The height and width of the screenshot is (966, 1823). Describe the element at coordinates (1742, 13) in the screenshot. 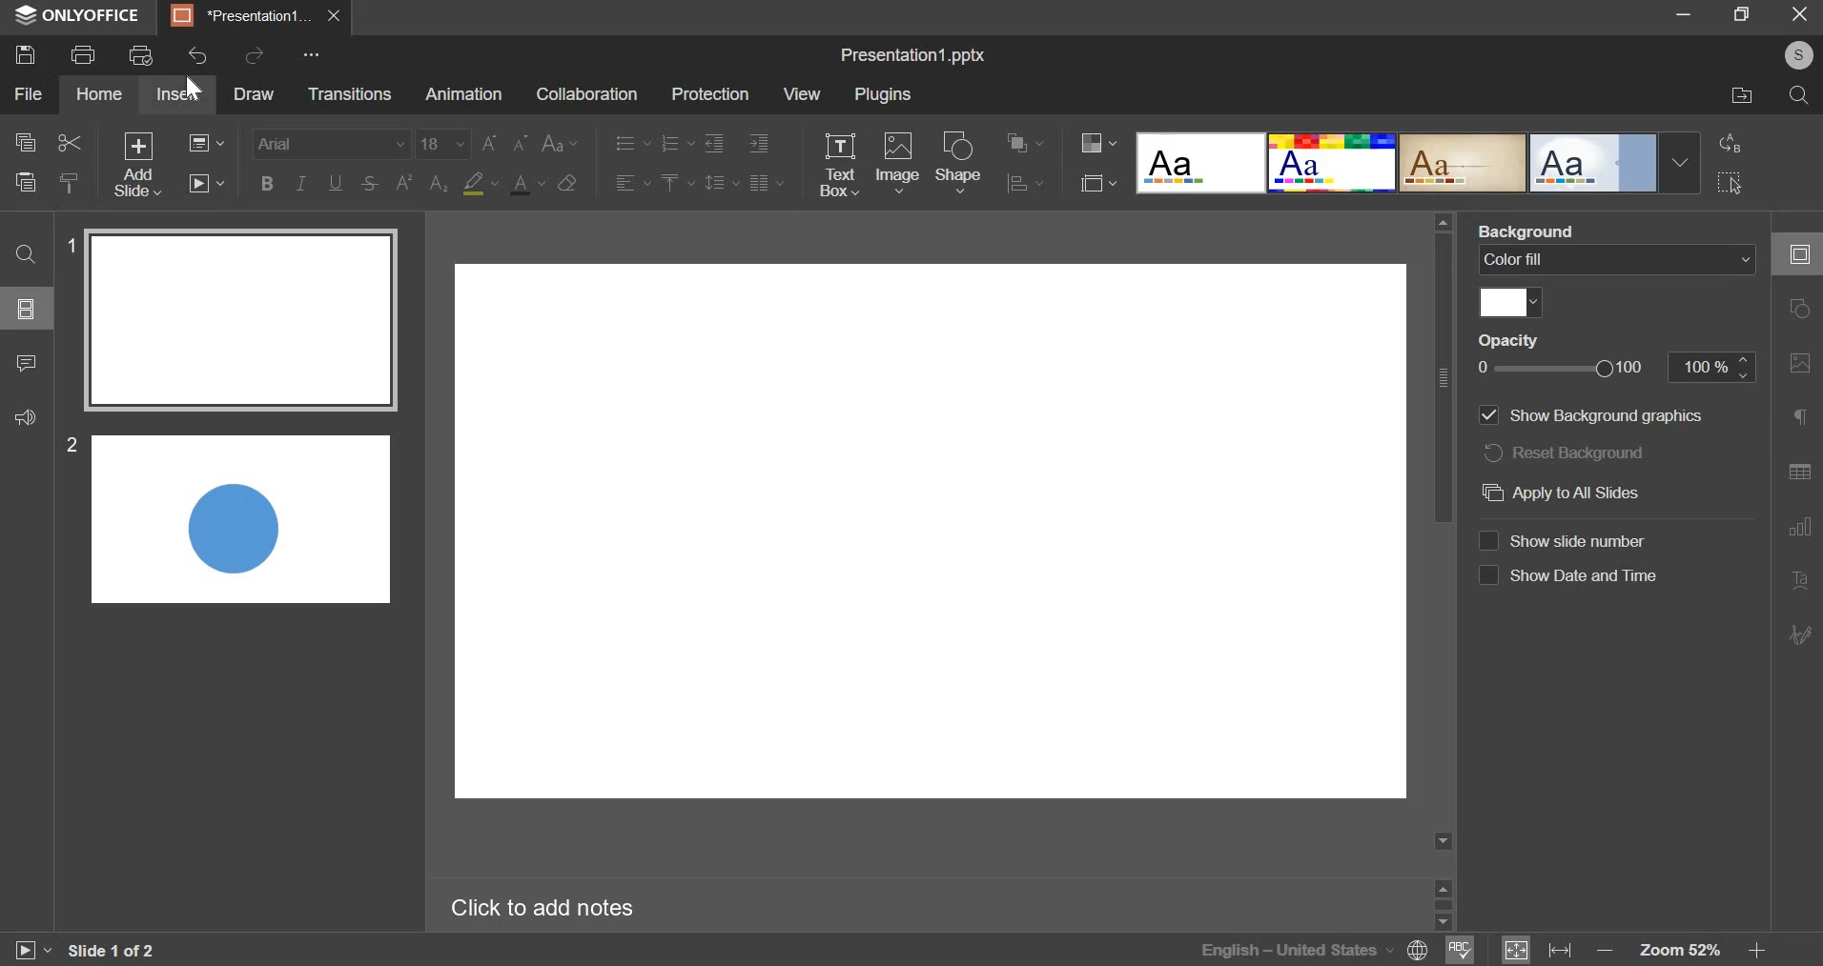

I see `maximize` at that location.